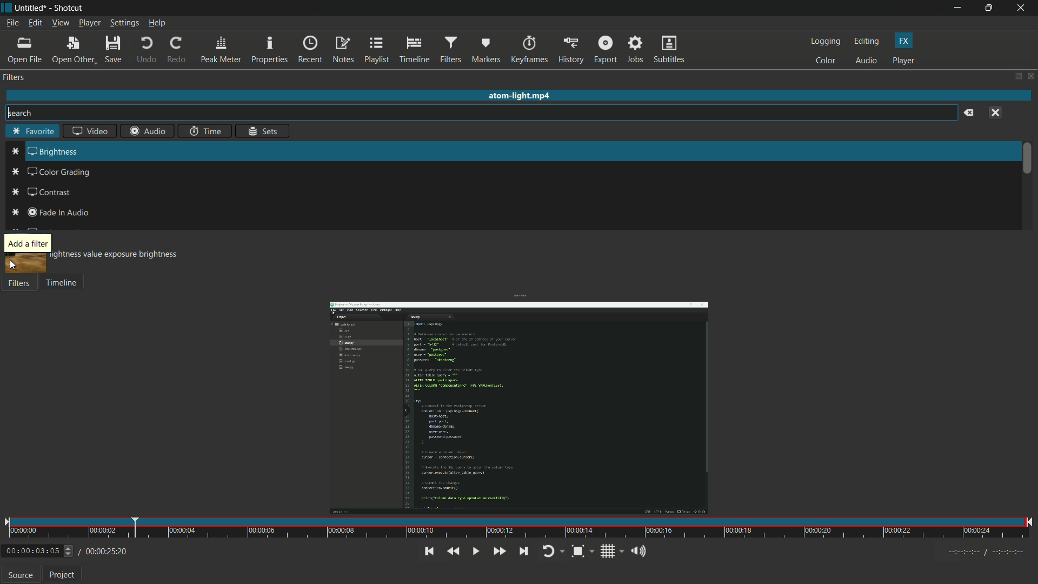 The height and width of the screenshot is (584, 1038). I want to click on markers, so click(487, 50).